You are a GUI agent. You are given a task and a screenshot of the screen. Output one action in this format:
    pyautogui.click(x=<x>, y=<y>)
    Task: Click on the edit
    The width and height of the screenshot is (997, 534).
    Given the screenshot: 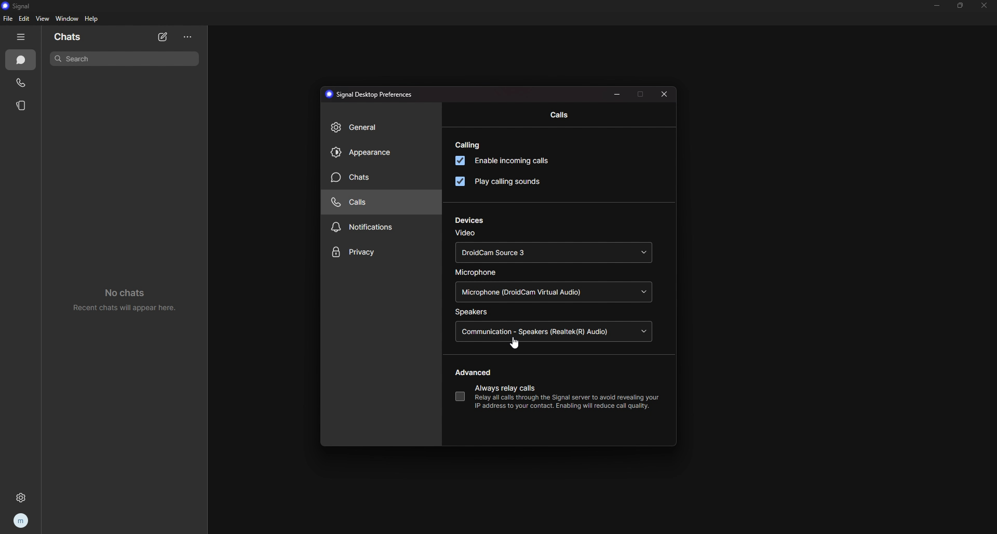 What is the action you would take?
    pyautogui.click(x=25, y=19)
    